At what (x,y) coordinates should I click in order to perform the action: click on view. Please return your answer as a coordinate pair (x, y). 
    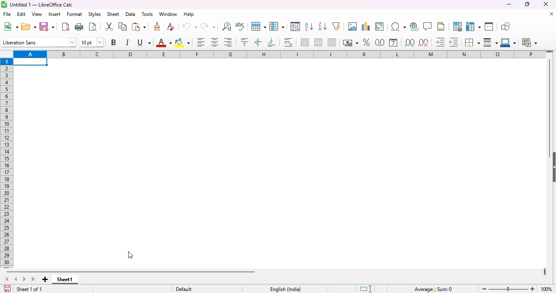
    Looking at the image, I should click on (37, 14).